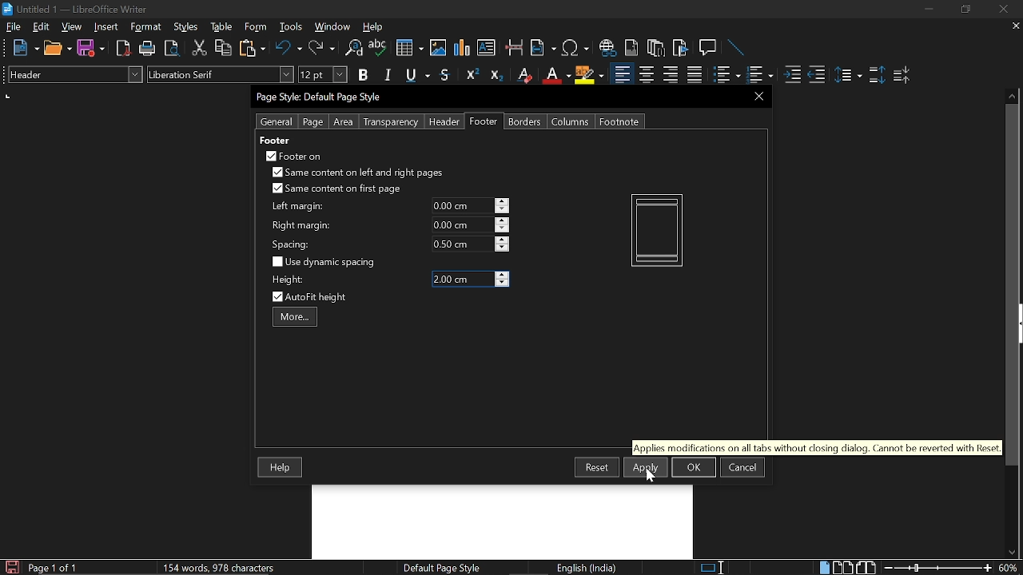 Image resolution: width=1023 pixels, height=575 pixels. What do you see at coordinates (526, 121) in the screenshot?
I see `Borders` at bounding box center [526, 121].